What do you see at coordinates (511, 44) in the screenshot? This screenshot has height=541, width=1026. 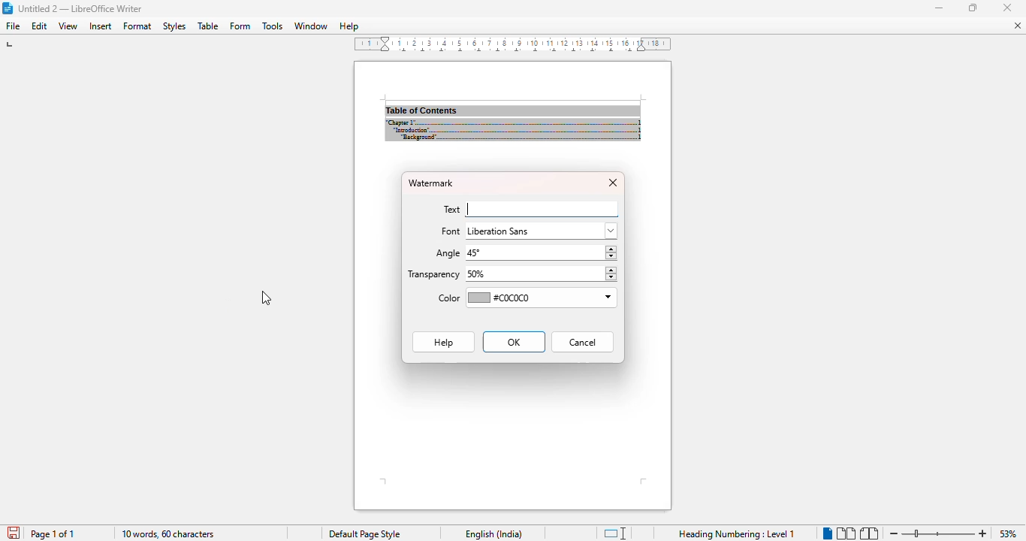 I see `ruler` at bounding box center [511, 44].